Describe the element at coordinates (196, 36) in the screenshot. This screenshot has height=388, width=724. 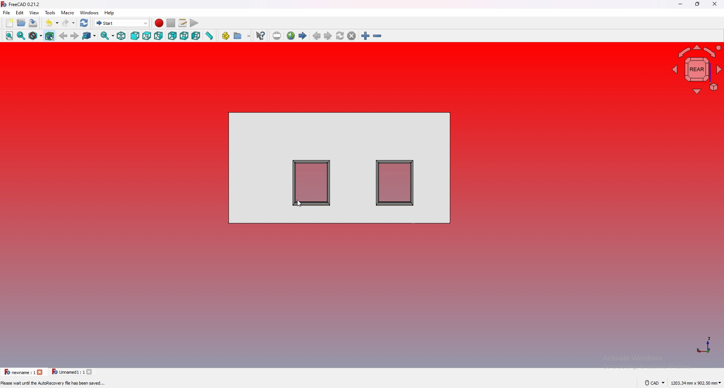
I see `left` at that location.